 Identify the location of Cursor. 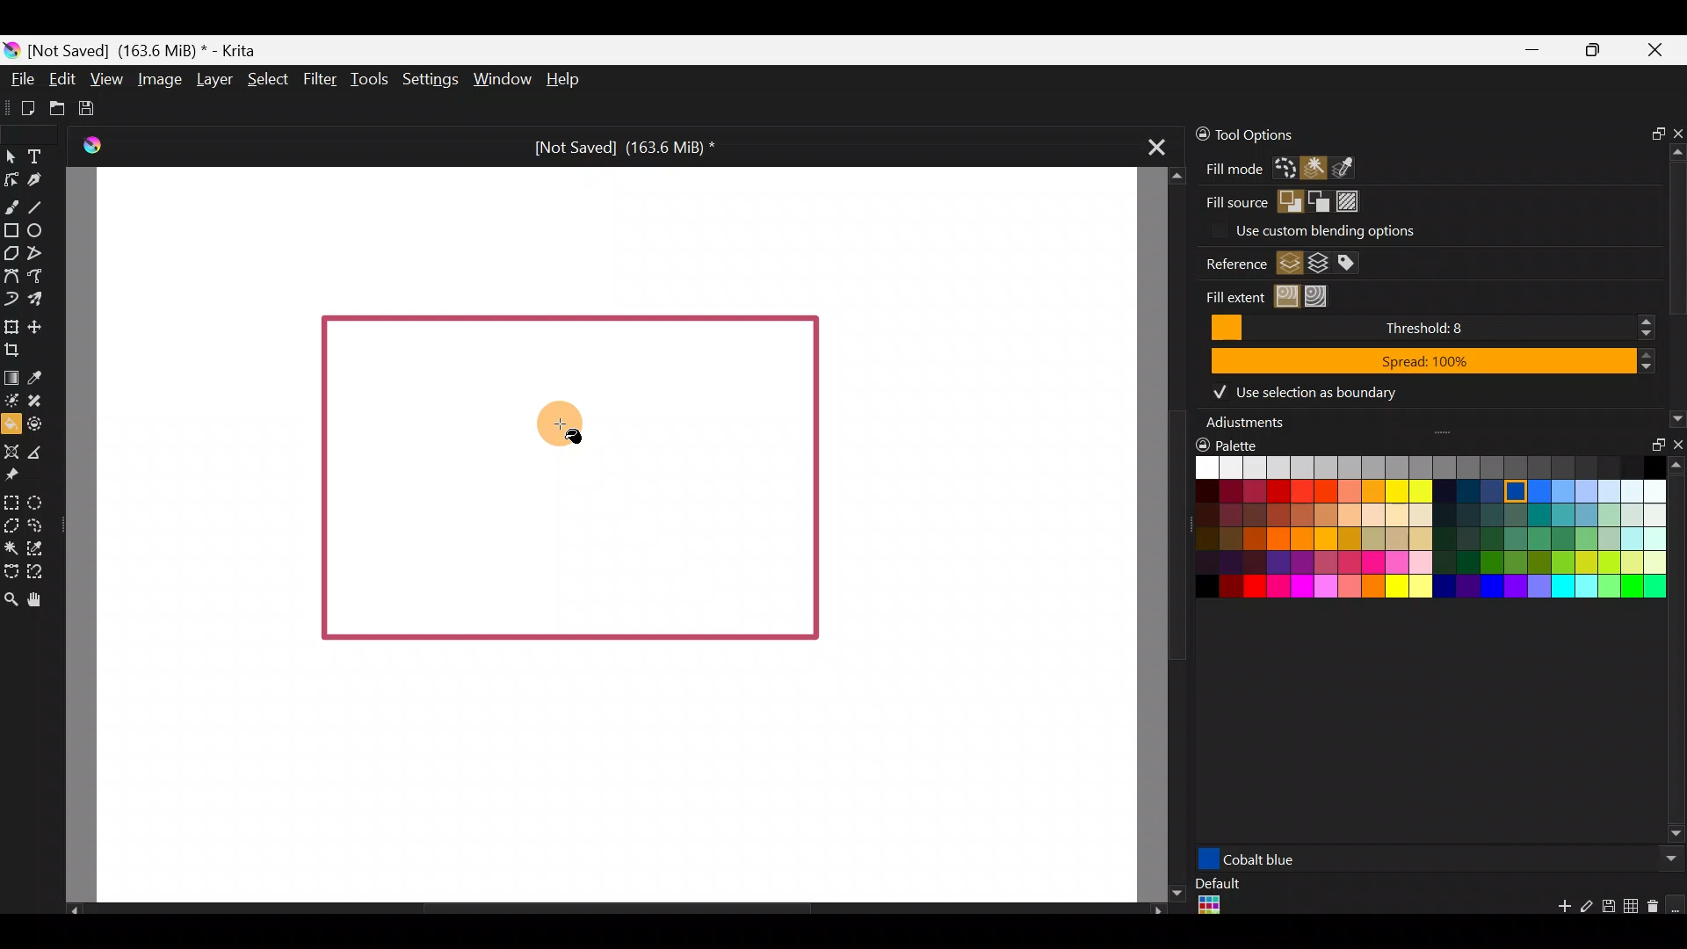
(544, 424).